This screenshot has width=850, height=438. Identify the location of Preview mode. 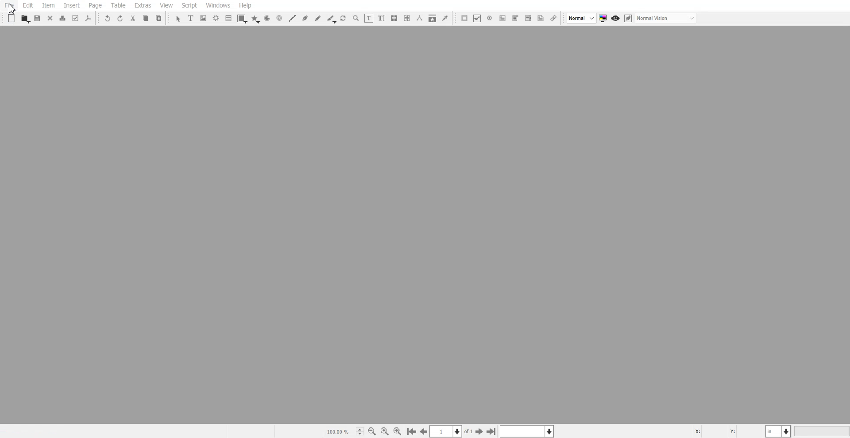
(616, 19).